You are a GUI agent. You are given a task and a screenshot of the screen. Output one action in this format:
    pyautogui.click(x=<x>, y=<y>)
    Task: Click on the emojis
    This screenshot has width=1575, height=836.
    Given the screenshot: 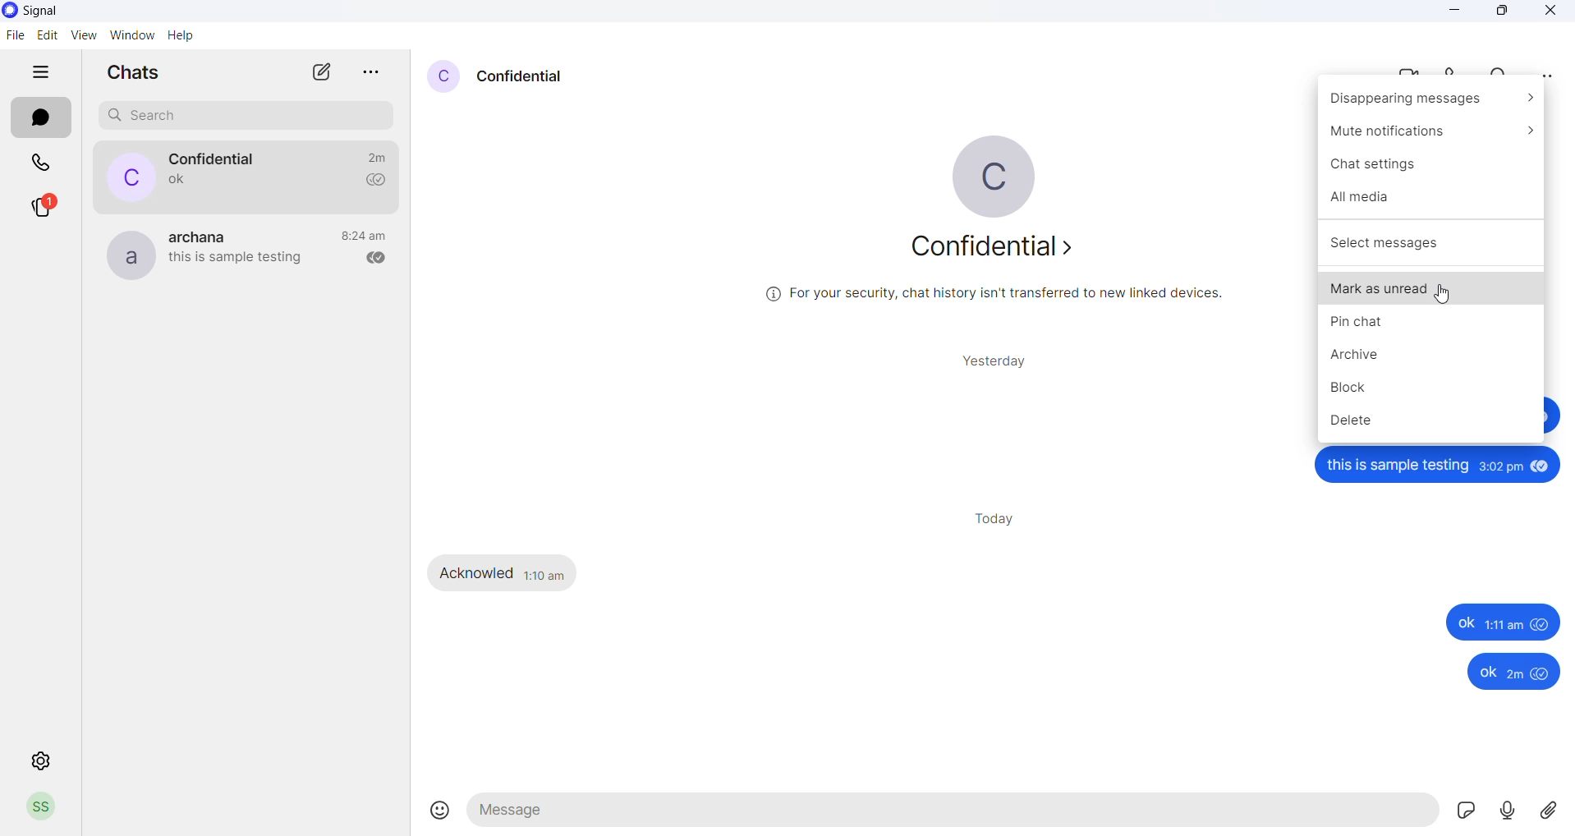 What is the action you would take?
    pyautogui.click(x=438, y=812)
    